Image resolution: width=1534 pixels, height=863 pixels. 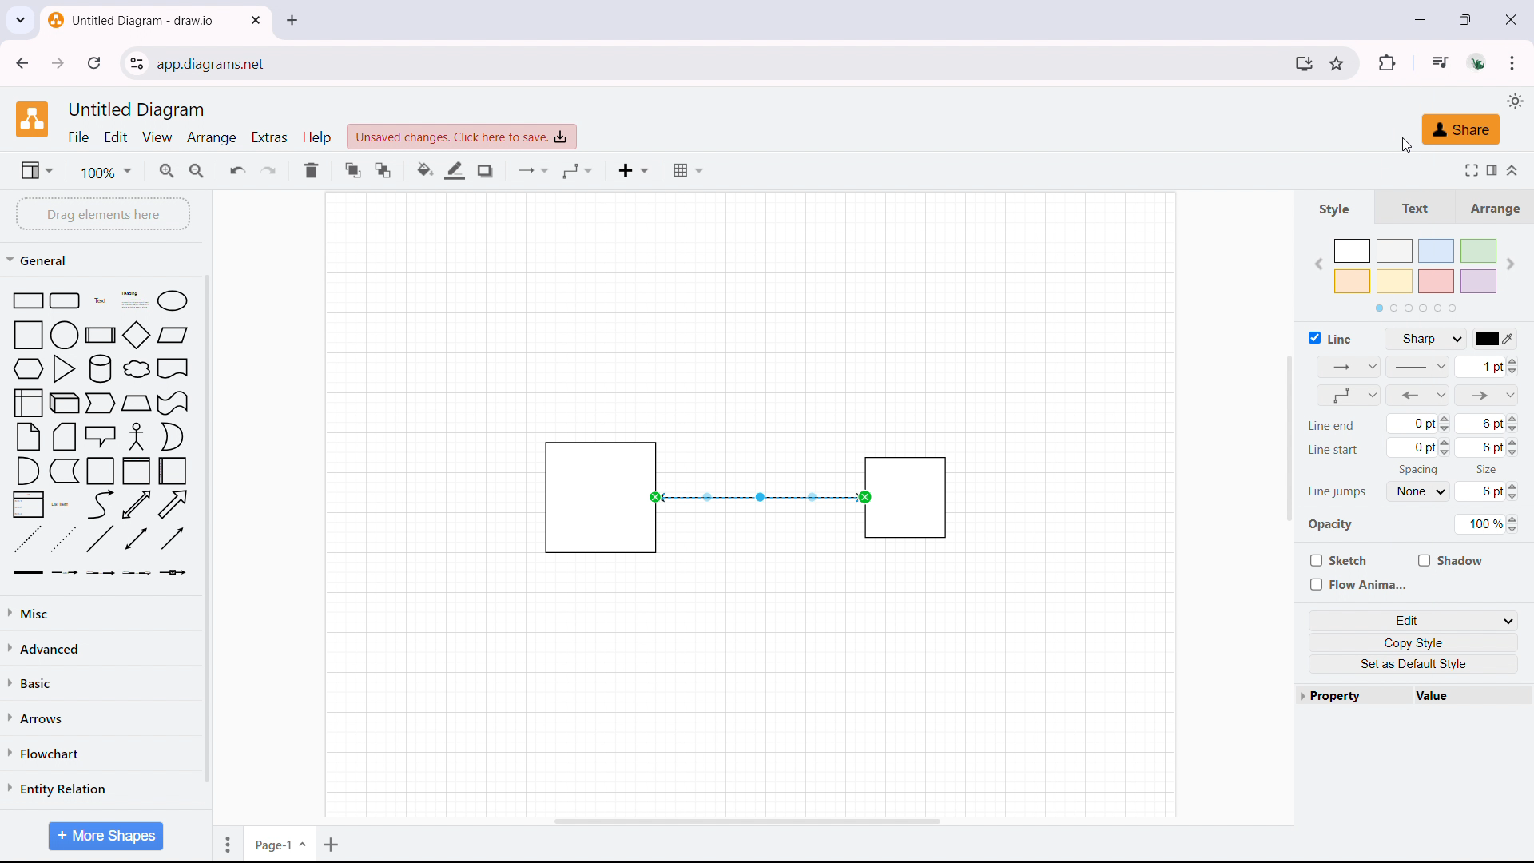 I want to click on click to go back, hold to see history, so click(x=21, y=62).